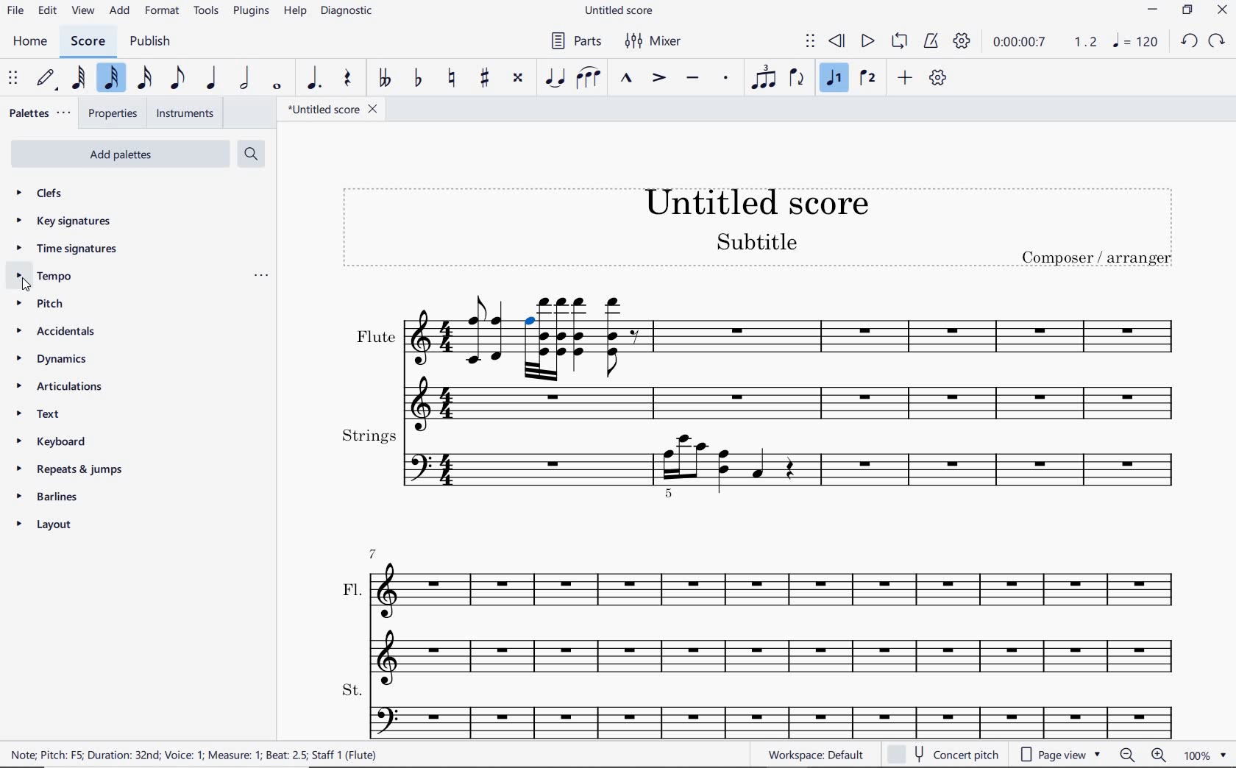 The width and height of the screenshot is (1236, 768). What do you see at coordinates (60, 358) in the screenshot?
I see `dynamics` at bounding box center [60, 358].